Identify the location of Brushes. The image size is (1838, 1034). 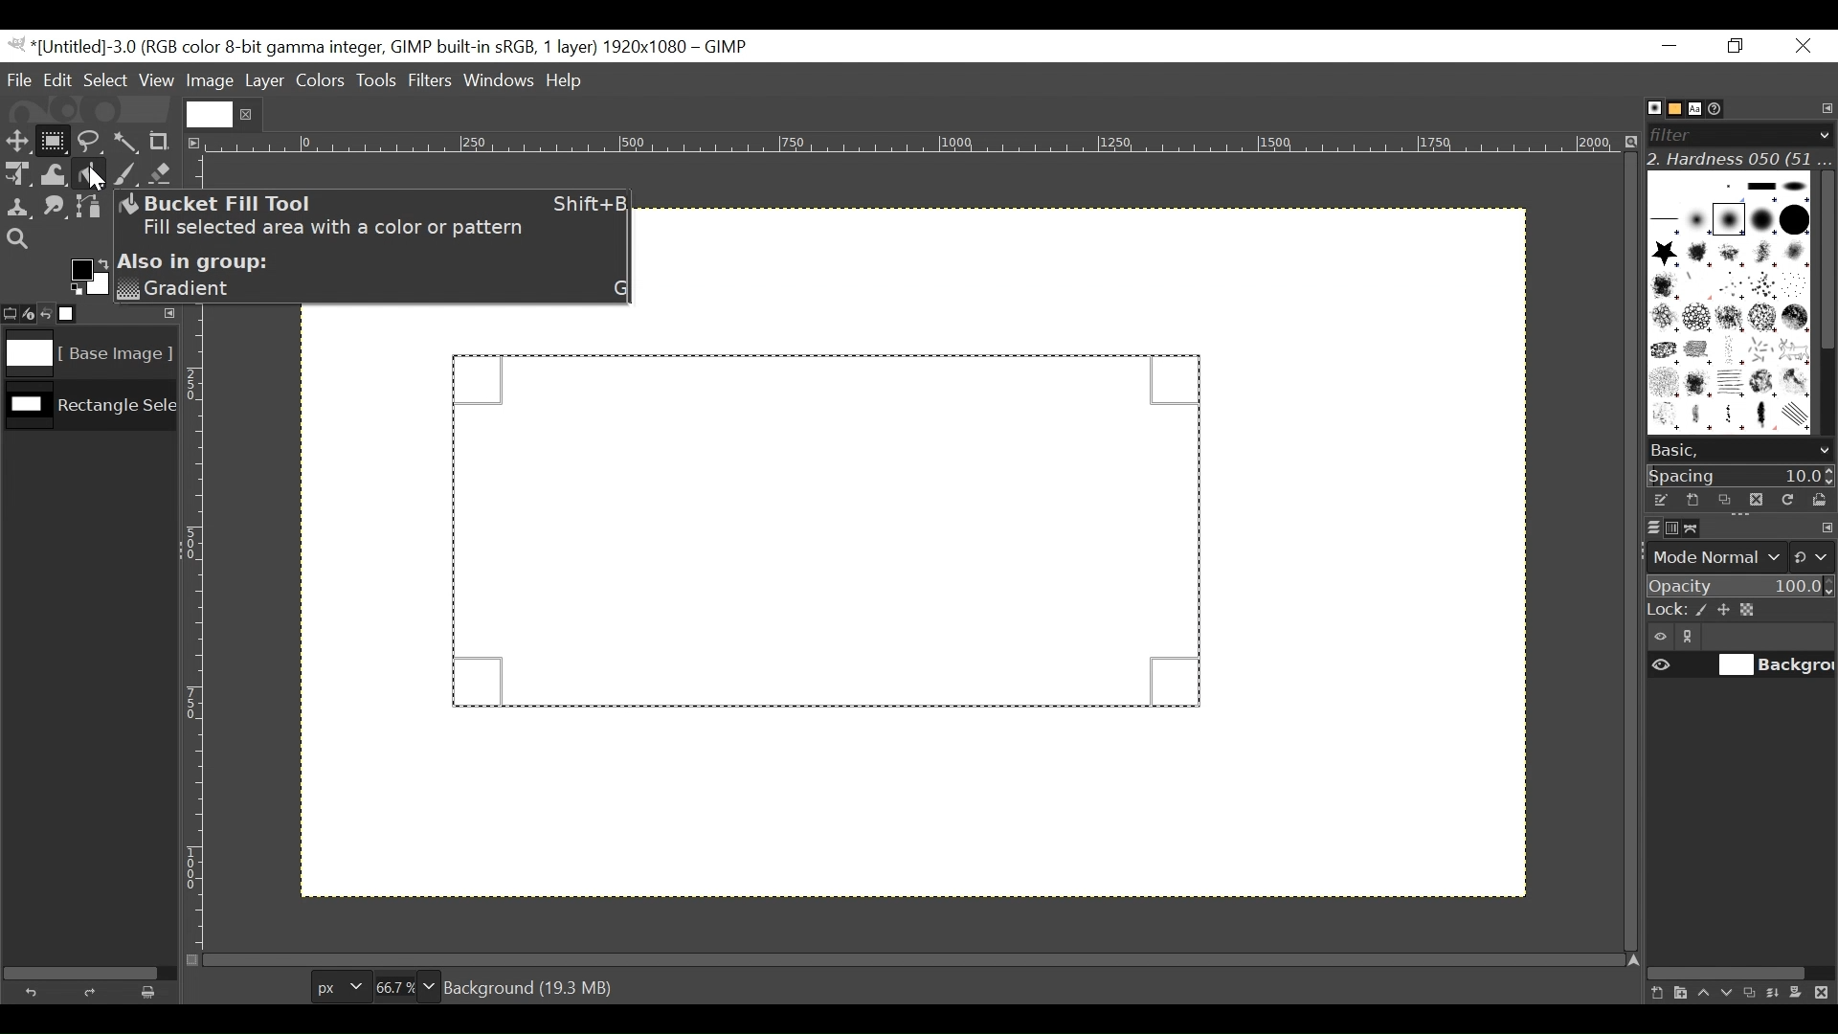
(1645, 108).